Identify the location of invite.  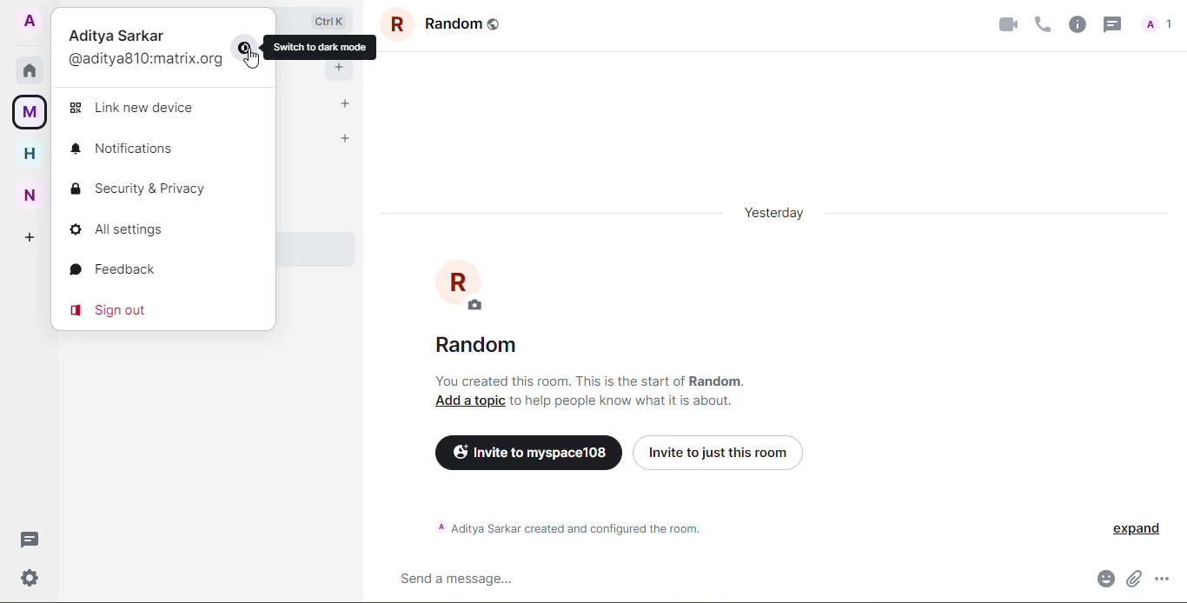
(719, 450).